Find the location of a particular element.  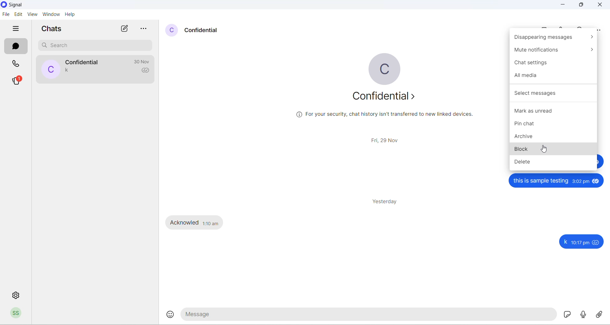

new chats is located at coordinates (125, 27).